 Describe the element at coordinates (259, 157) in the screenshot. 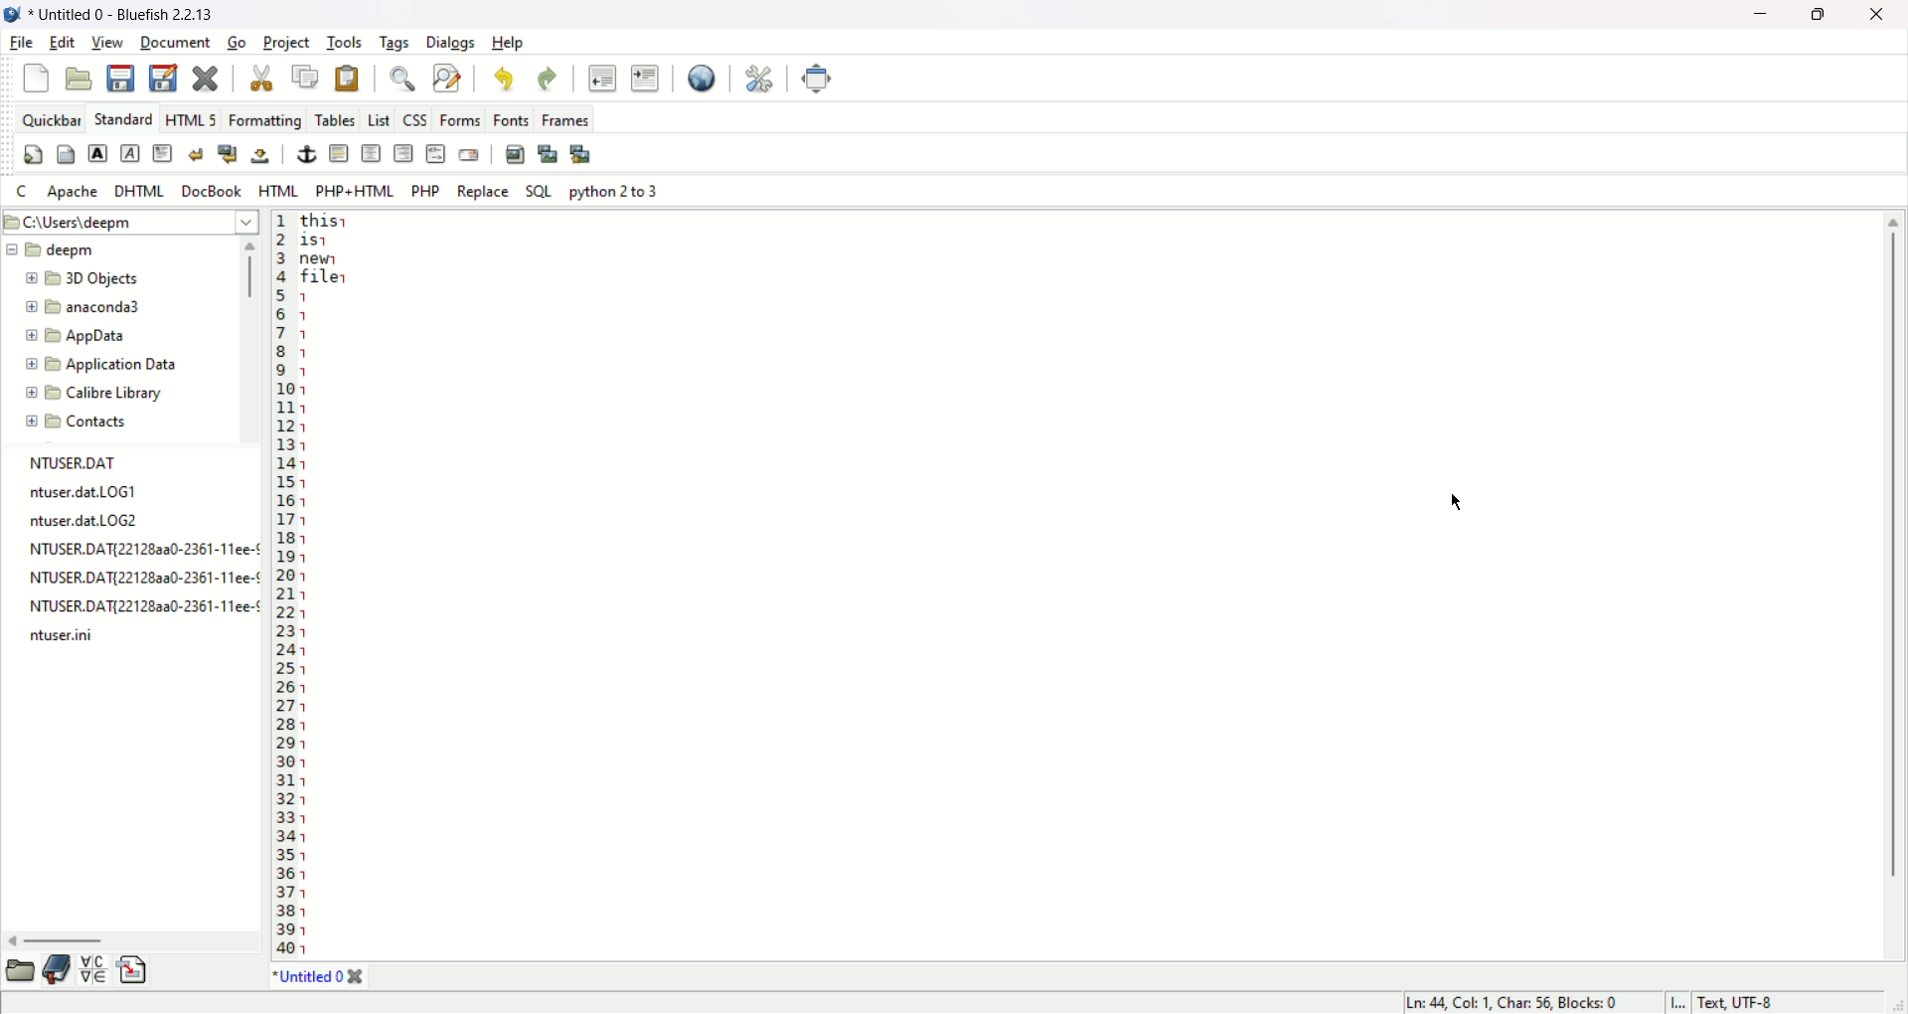

I see `non breaking space` at that location.